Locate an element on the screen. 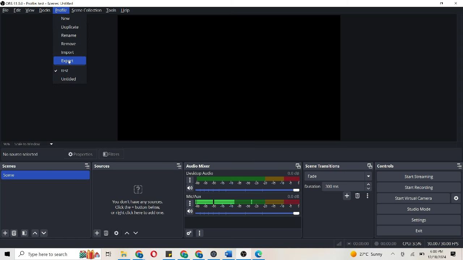  OBS 31.0.0-profile:test is located at coordinates (42, 3).